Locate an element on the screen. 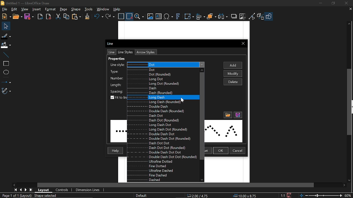 The width and height of the screenshot is (353, 198). Change zoom is located at coordinates (320, 196).